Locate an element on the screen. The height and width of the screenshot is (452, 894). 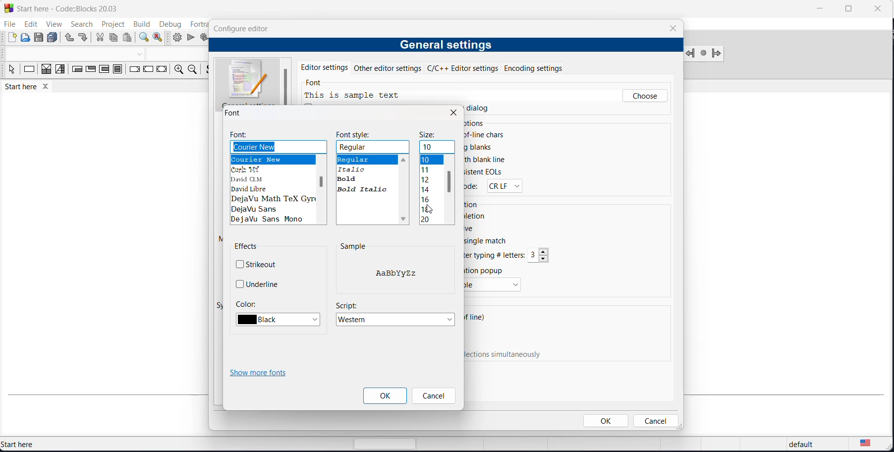
ok is located at coordinates (385, 396).